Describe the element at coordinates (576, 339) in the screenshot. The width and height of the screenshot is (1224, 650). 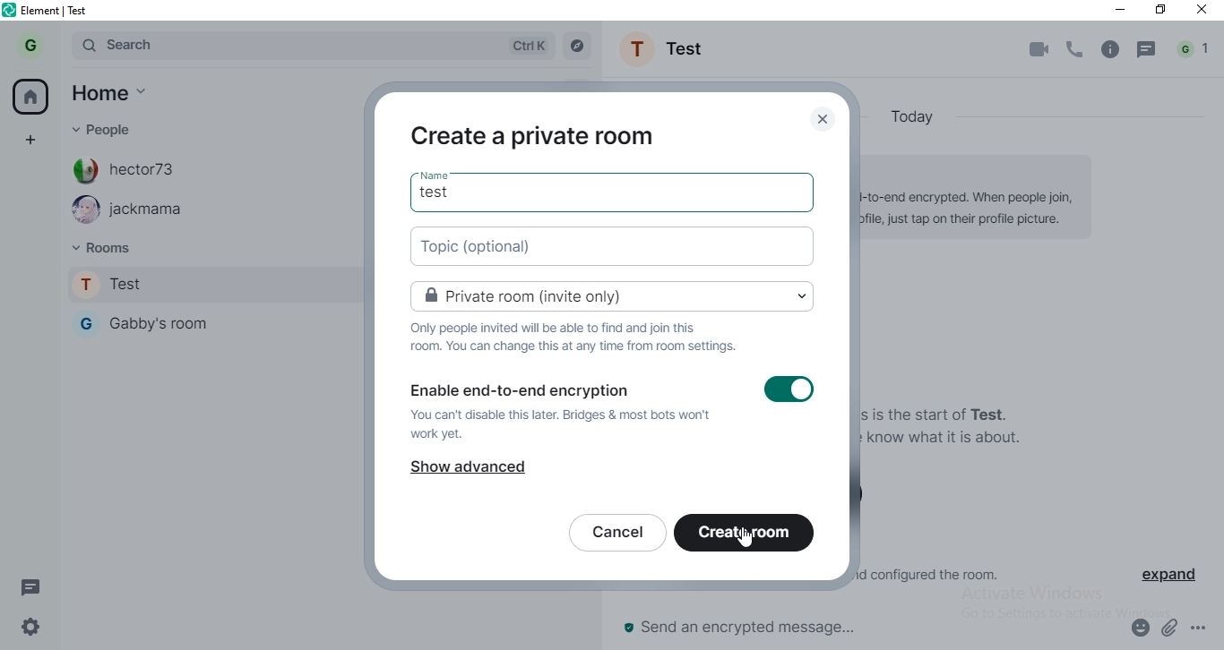
I see `text 1` at that location.